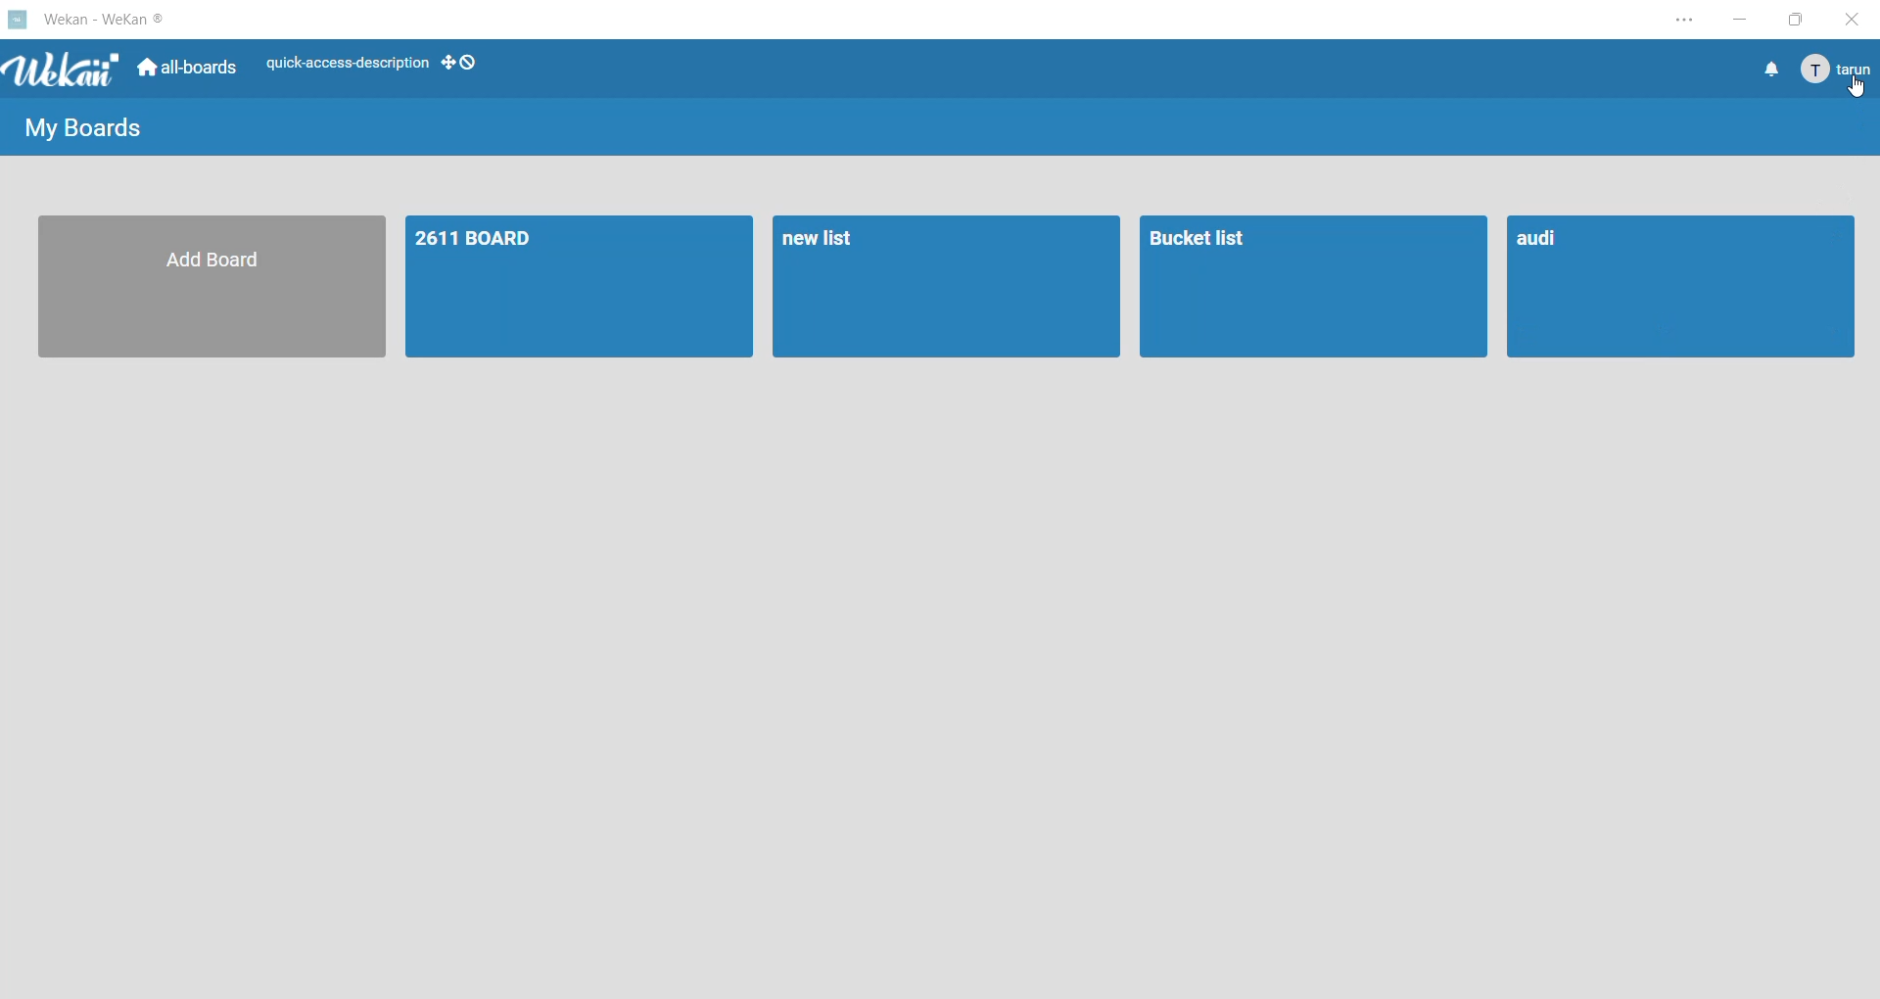 The image size is (1880, 999). Describe the element at coordinates (216, 285) in the screenshot. I see `add board` at that location.